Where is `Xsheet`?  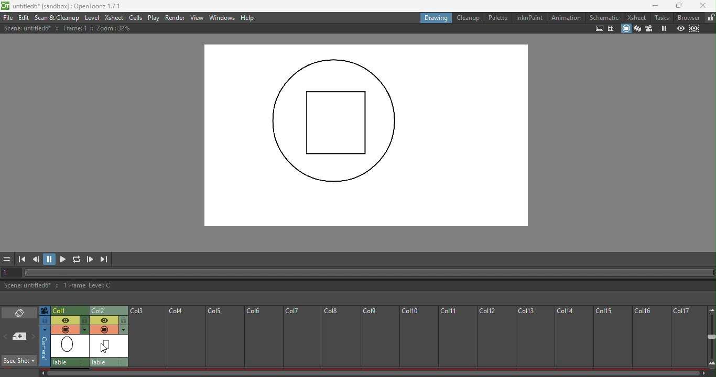
Xsheet is located at coordinates (638, 17).